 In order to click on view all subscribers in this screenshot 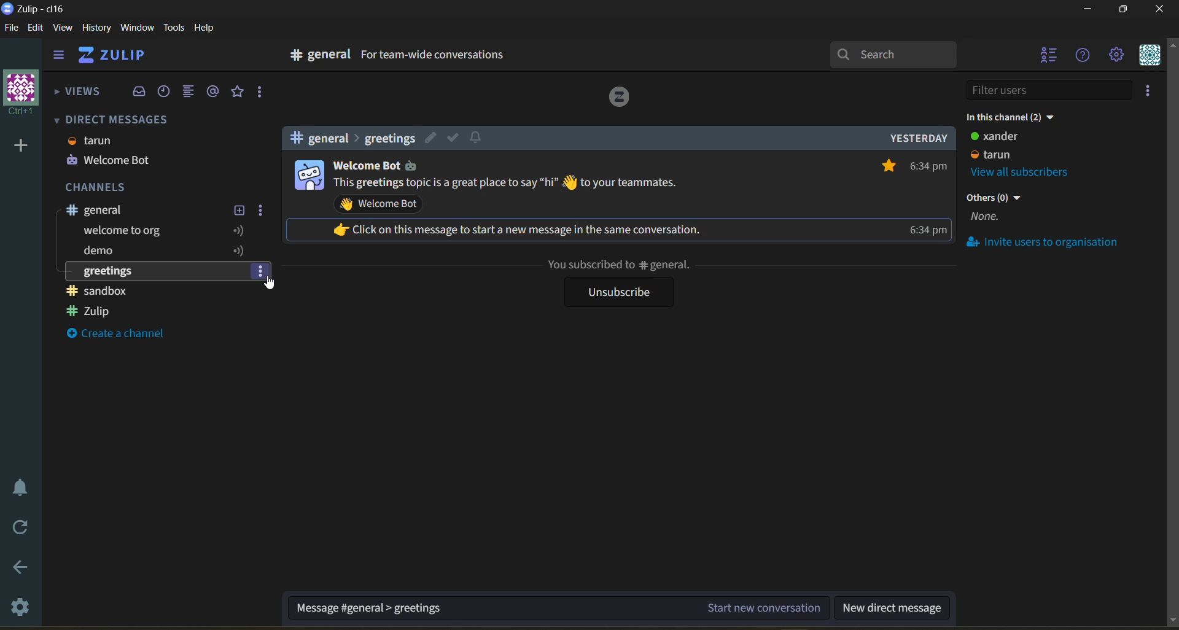, I will do `click(1030, 171)`.